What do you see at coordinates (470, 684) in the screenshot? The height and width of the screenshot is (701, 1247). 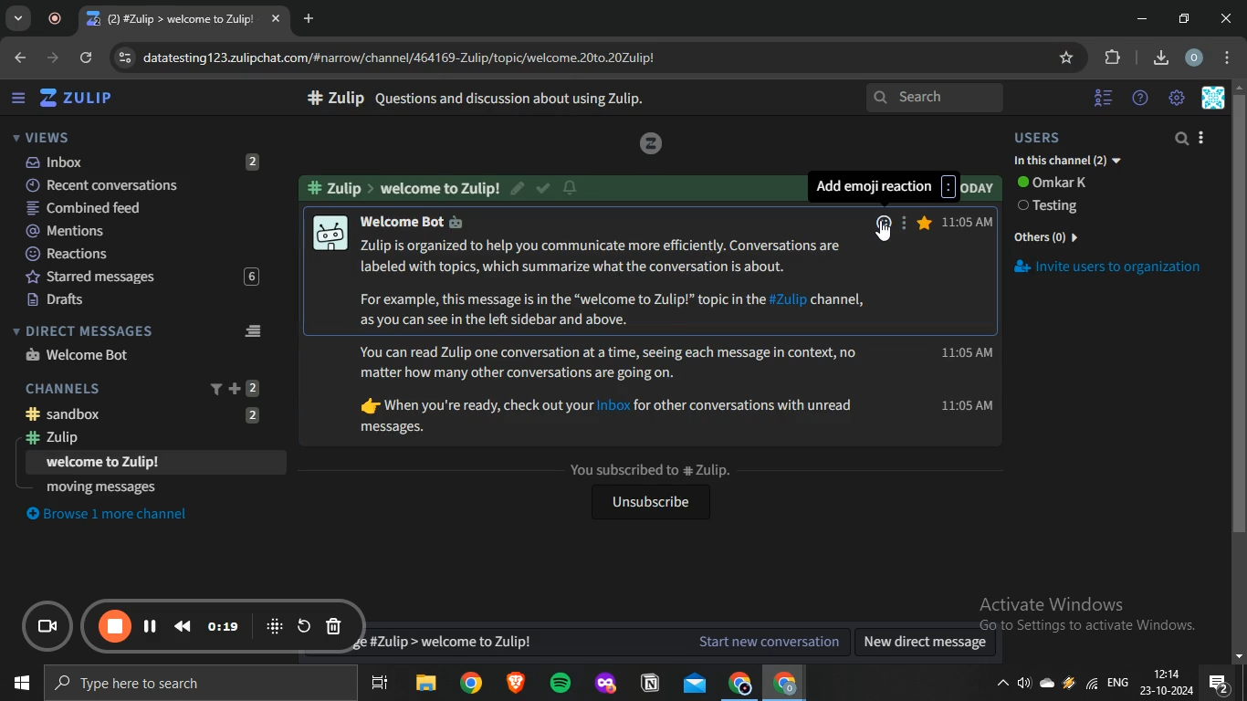 I see `google chrome` at bounding box center [470, 684].